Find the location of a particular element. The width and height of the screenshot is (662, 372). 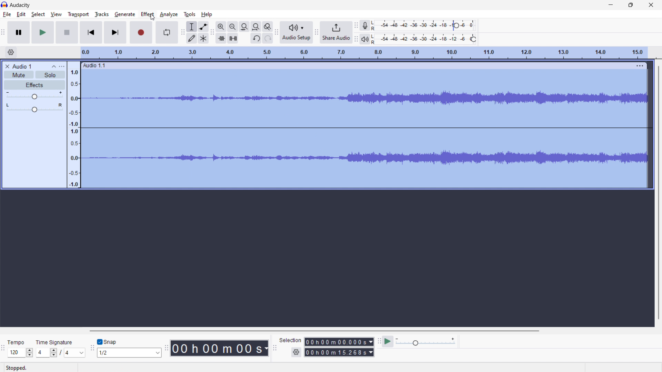

fit selection to width is located at coordinates (244, 27).